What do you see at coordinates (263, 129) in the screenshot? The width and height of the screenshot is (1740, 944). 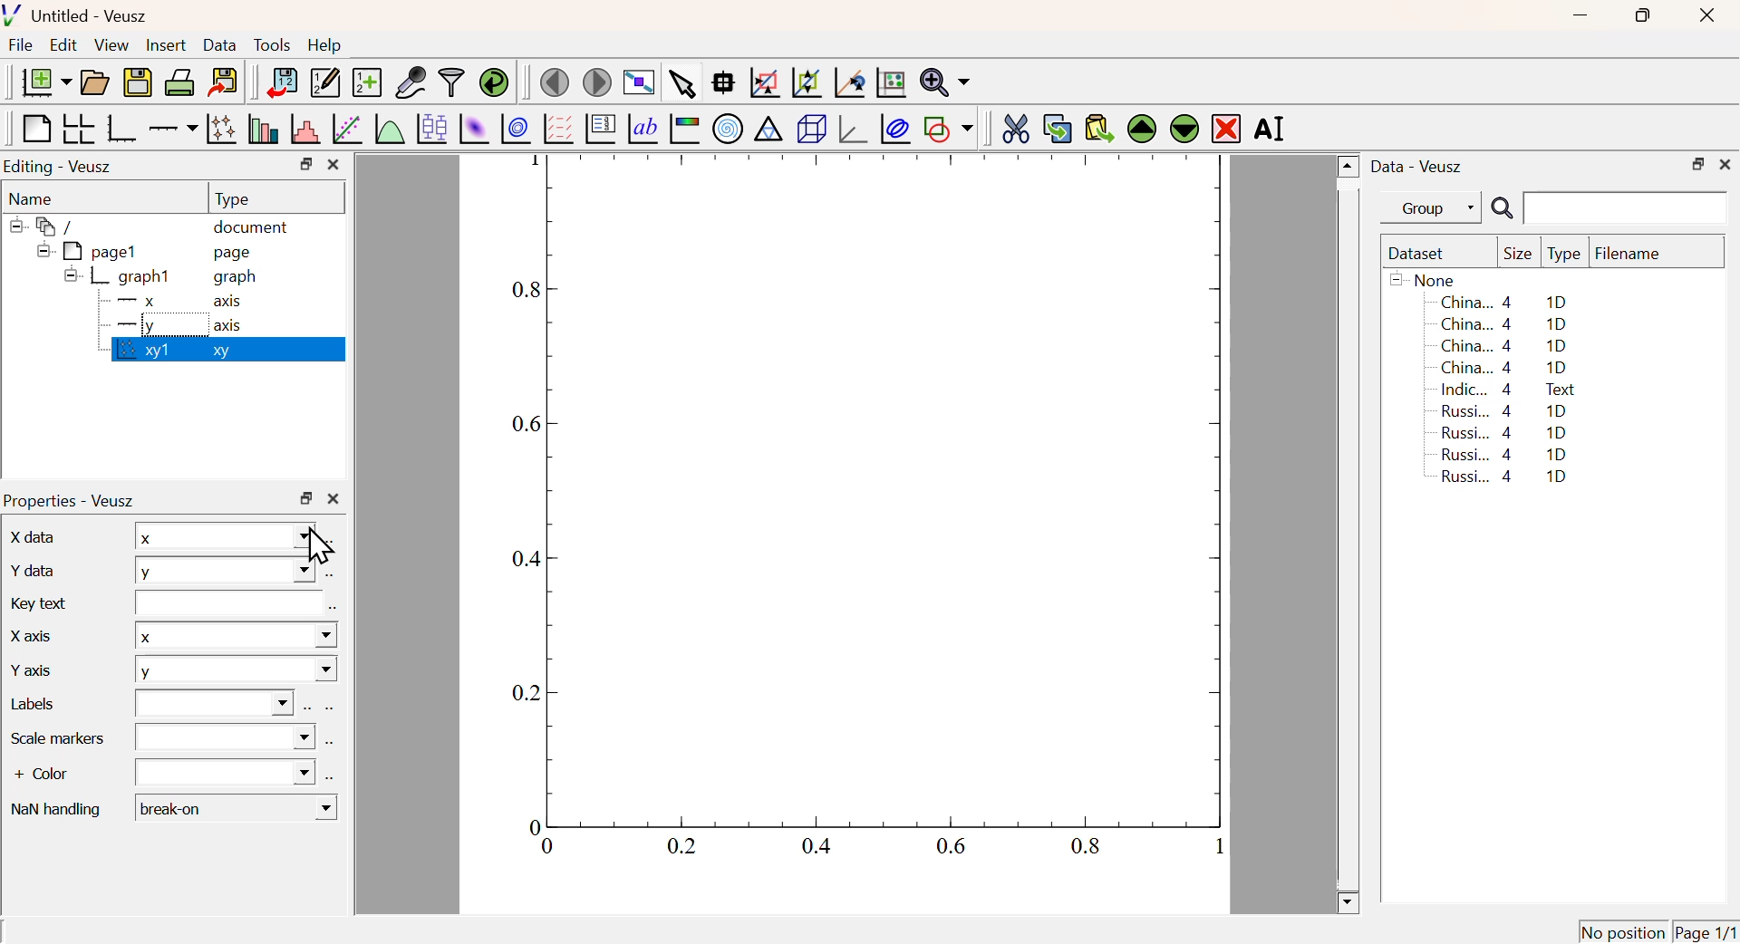 I see `Plot bar charts` at bounding box center [263, 129].